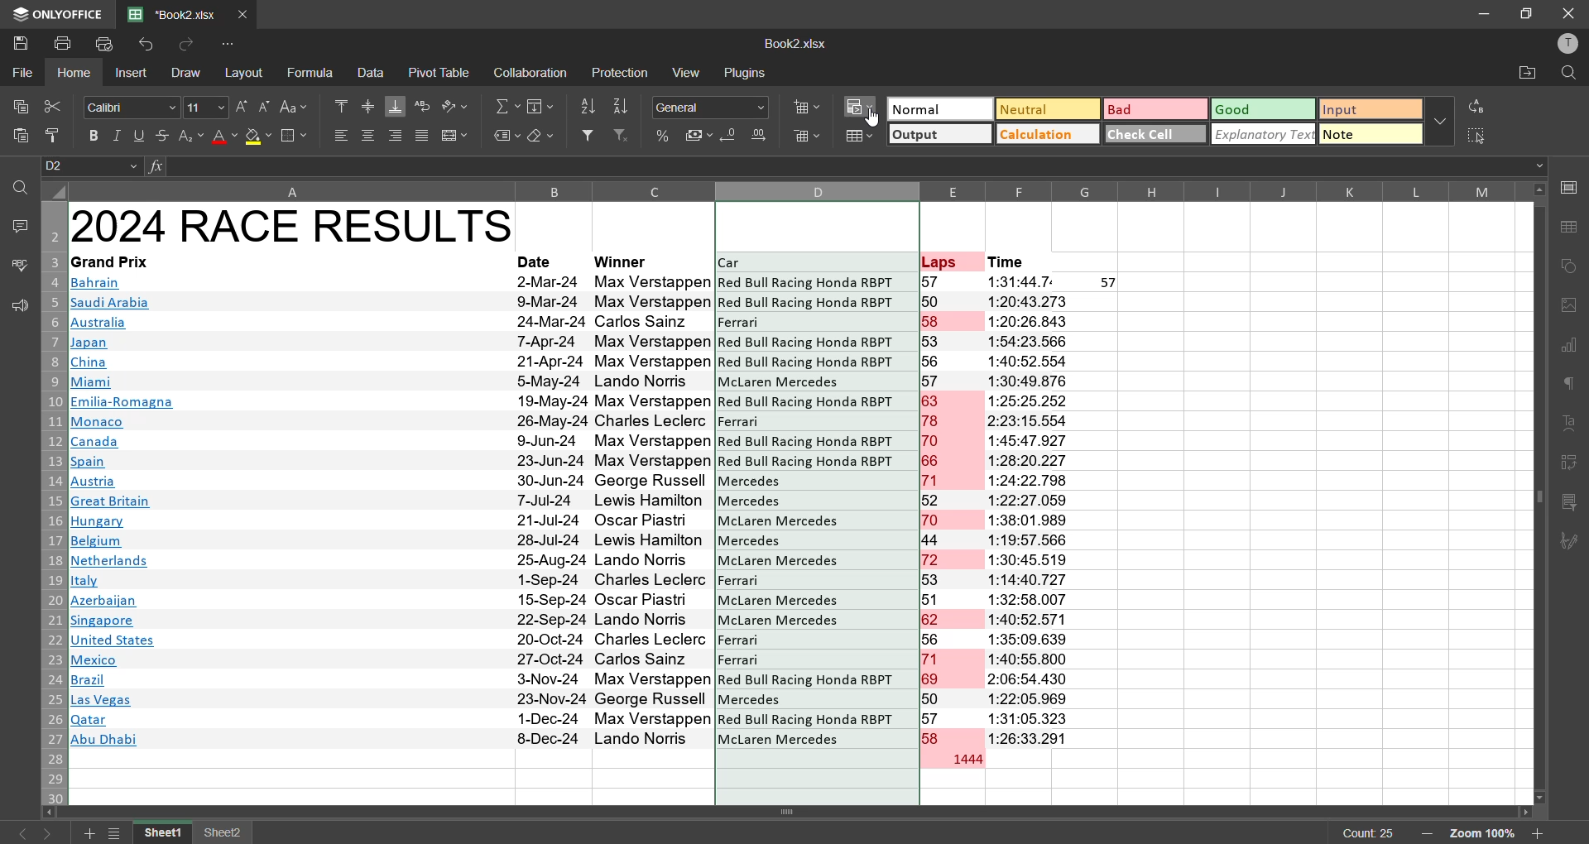 The width and height of the screenshot is (1589, 844). Describe the element at coordinates (1572, 228) in the screenshot. I see `table` at that location.